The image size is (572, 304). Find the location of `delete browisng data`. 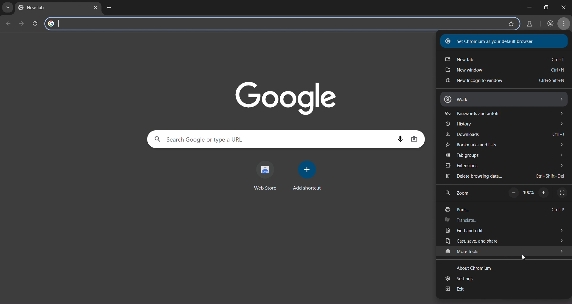

delete browisng data is located at coordinates (504, 176).